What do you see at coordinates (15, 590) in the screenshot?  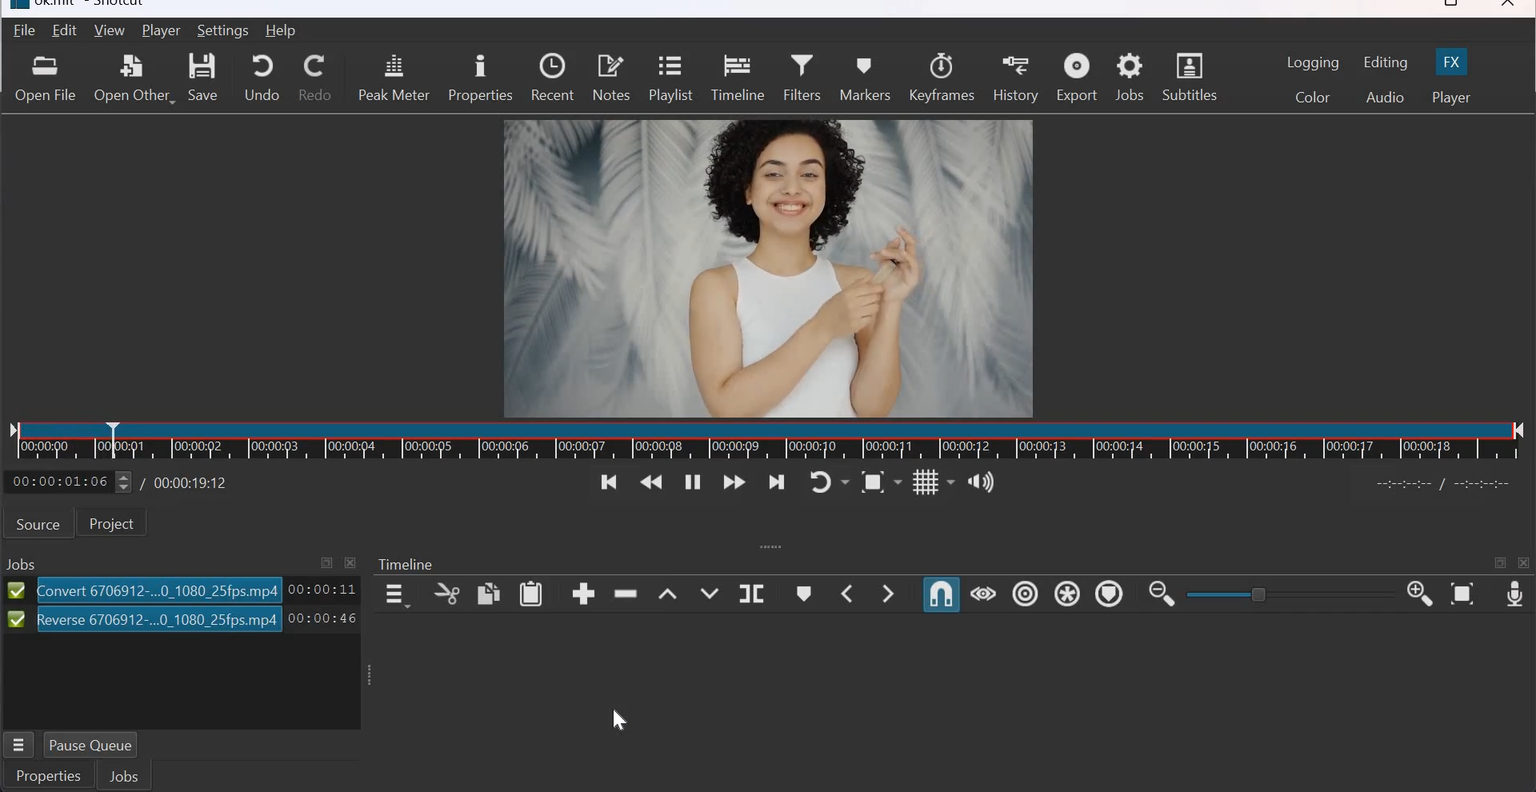 I see `checkbox` at bounding box center [15, 590].